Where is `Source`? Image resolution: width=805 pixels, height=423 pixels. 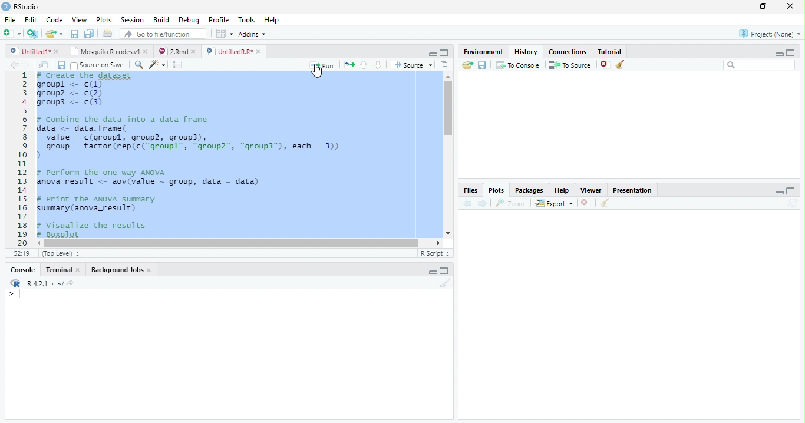 Source is located at coordinates (413, 65).